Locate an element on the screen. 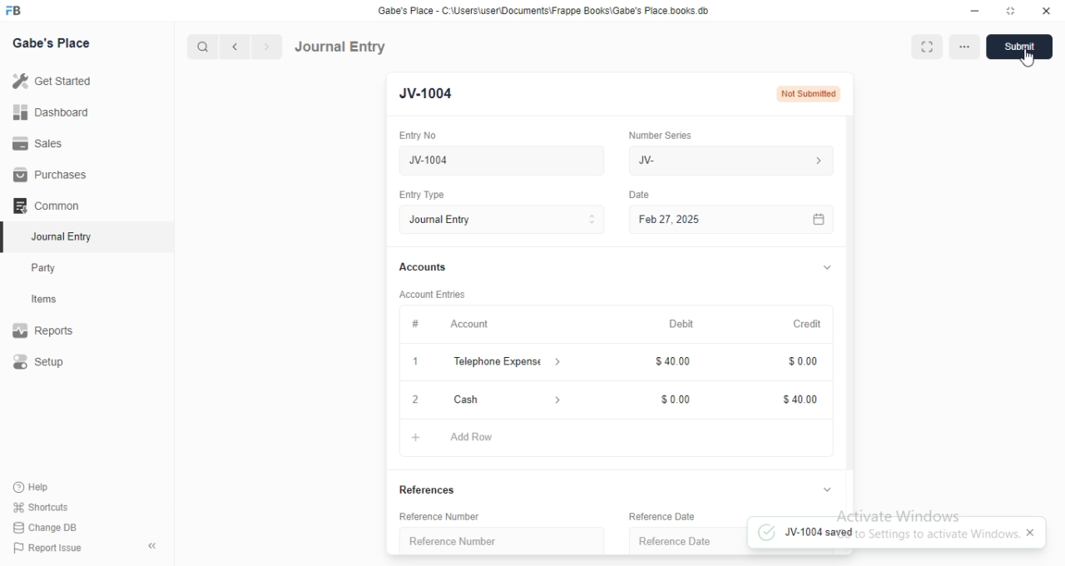  Cash is located at coordinates (507, 399).